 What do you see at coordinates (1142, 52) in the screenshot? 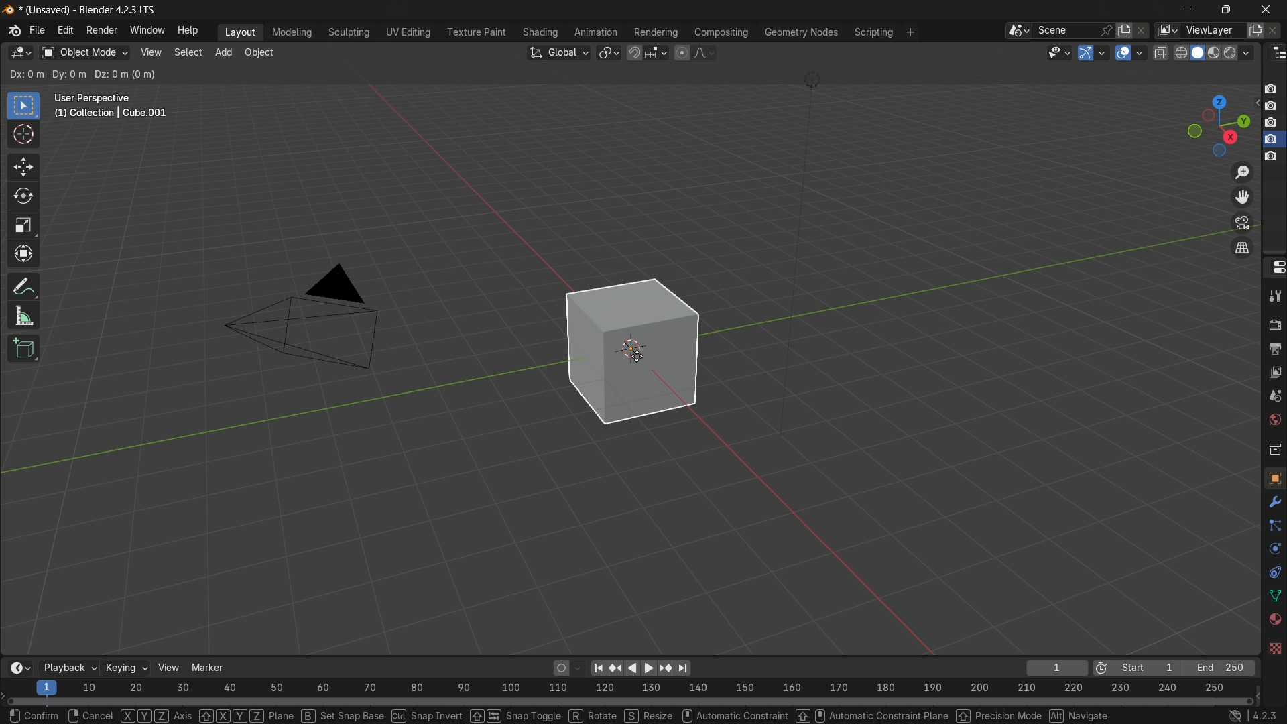
I see `overlay dropdown` at bounding box center [1142, 52].